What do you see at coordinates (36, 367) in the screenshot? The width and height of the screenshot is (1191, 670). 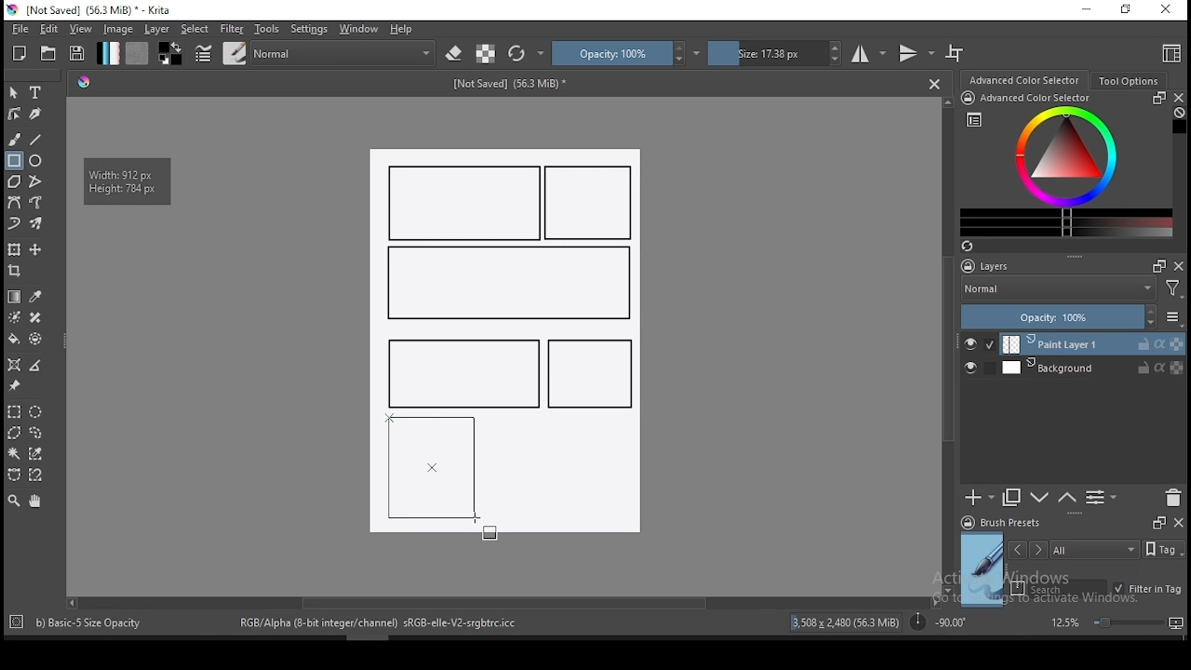 I see `measure distance between two points` at bounding box center [36, 367].